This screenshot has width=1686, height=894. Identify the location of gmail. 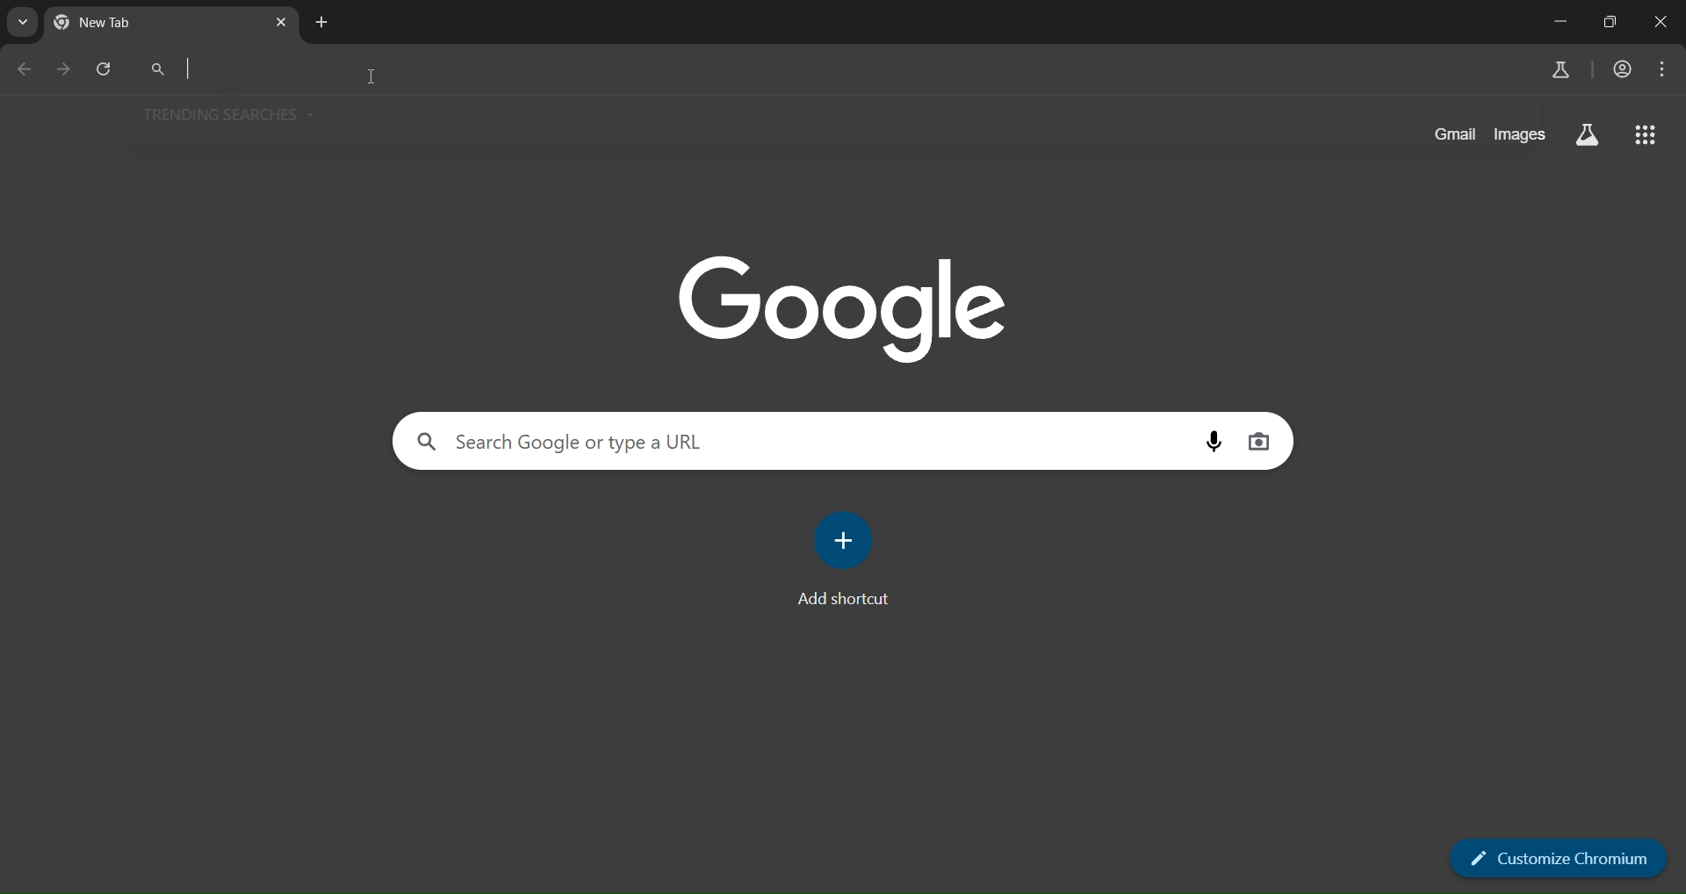
(1451, 134).